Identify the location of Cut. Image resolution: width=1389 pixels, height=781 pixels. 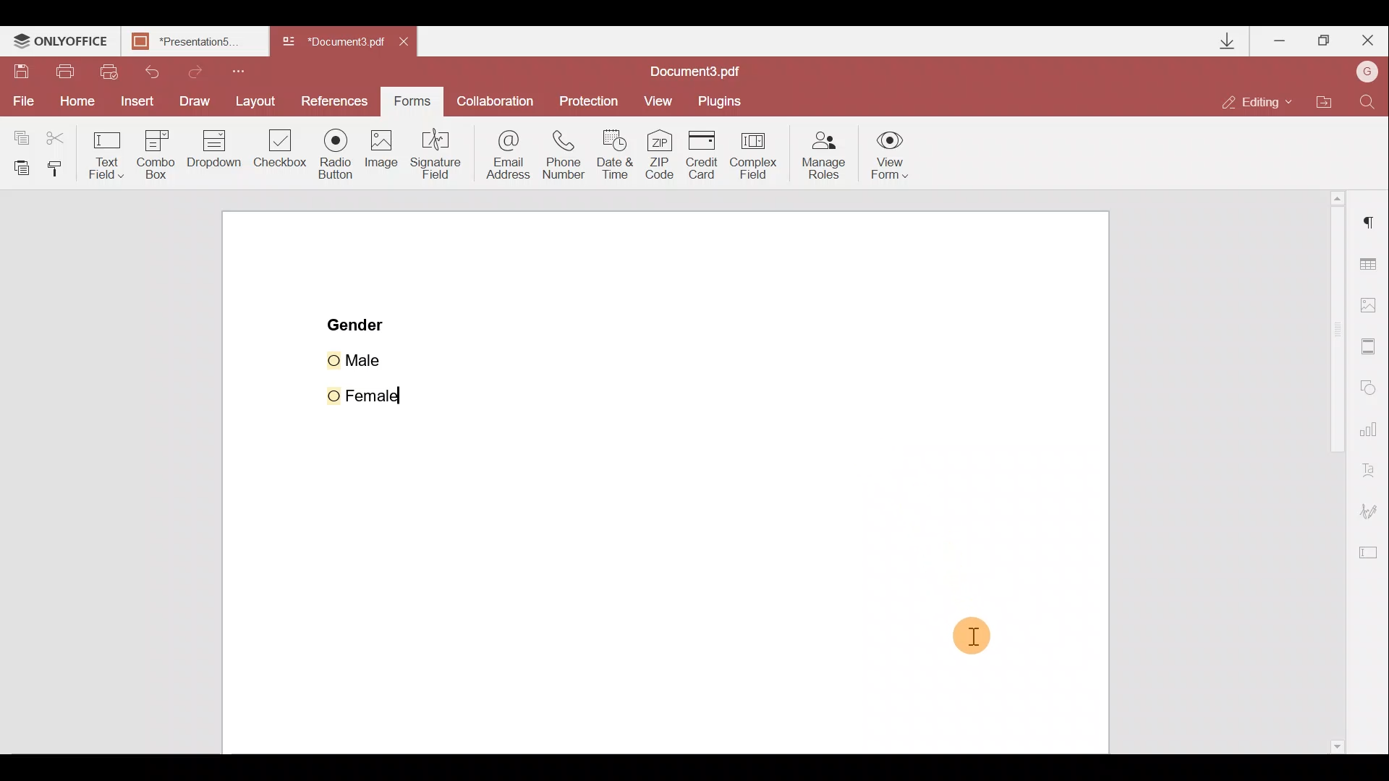
(56, 135).